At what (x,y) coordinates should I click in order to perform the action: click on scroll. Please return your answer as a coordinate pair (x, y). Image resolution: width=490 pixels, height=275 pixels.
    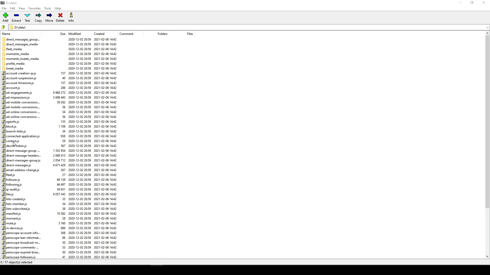
    Looking at the image, I should click on (486, 146).